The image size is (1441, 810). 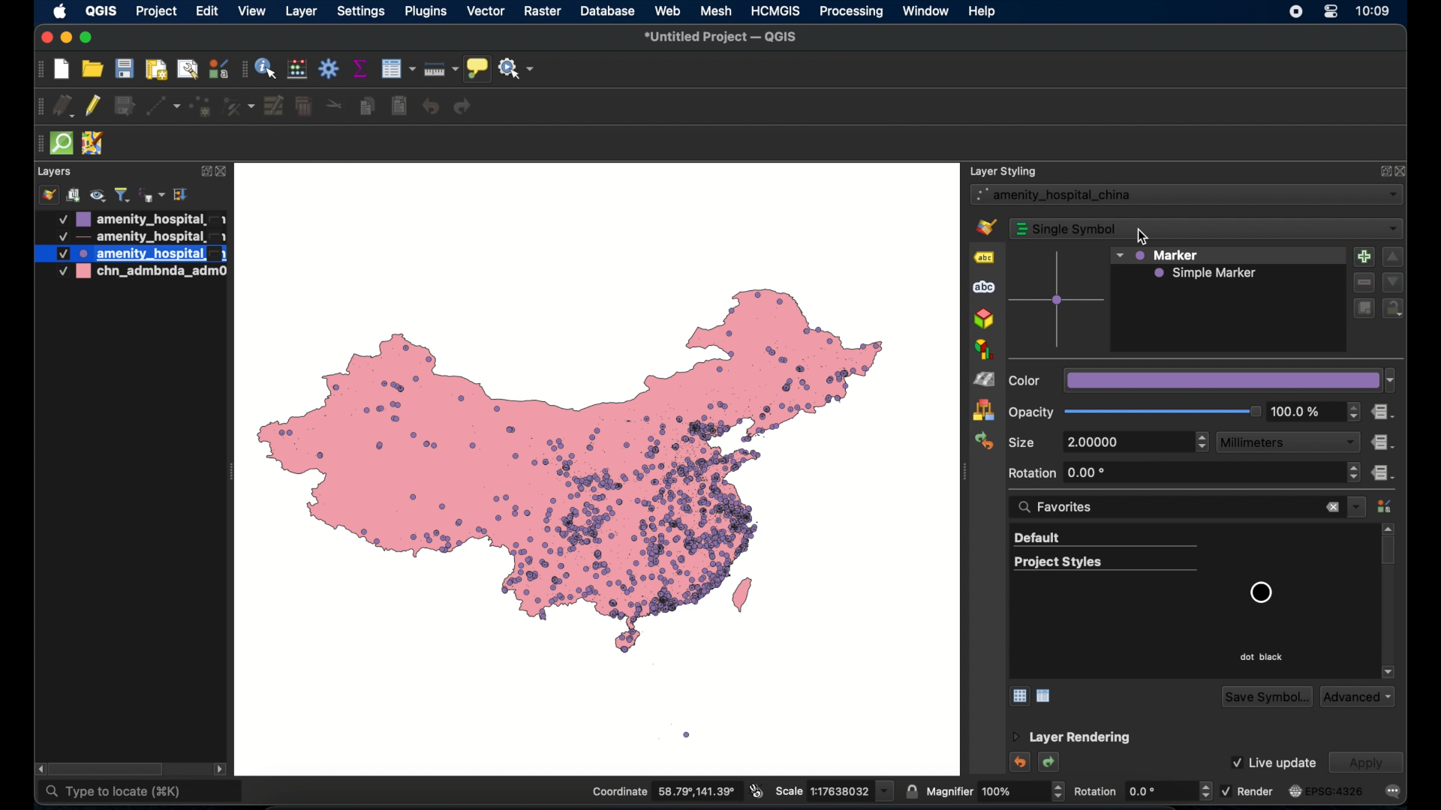 I want to click on move down, so click(x=1393, y=281).